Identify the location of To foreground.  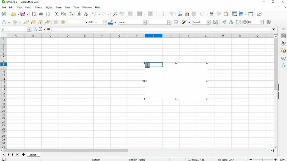
(55, 22).